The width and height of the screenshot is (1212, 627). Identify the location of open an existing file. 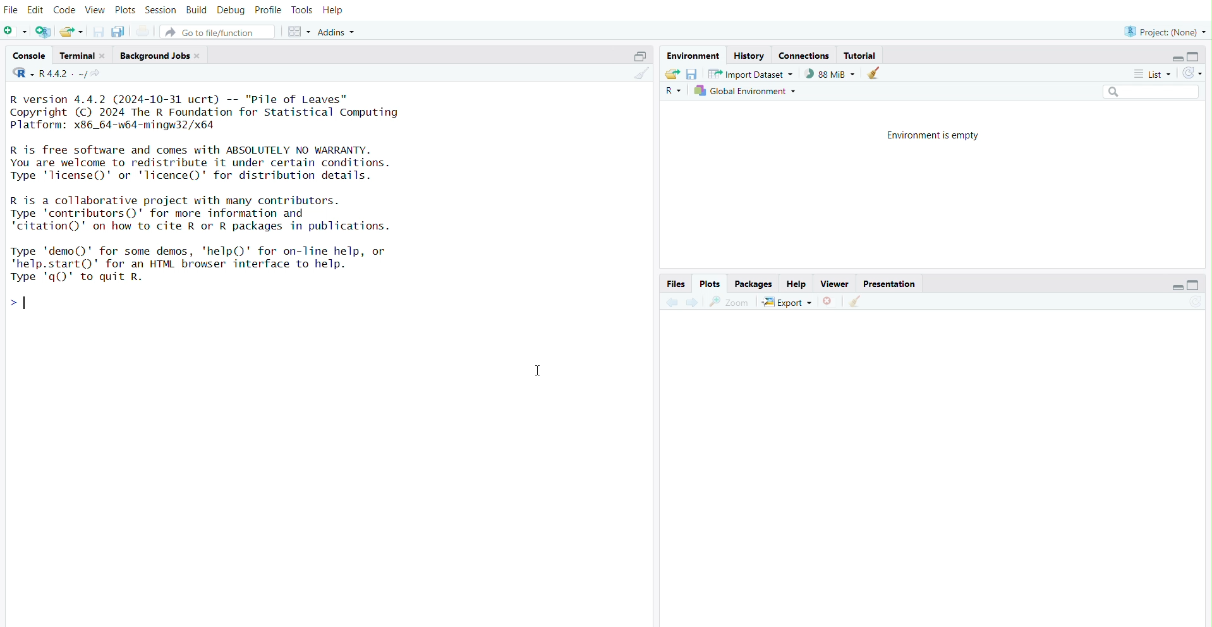
(70, 31).